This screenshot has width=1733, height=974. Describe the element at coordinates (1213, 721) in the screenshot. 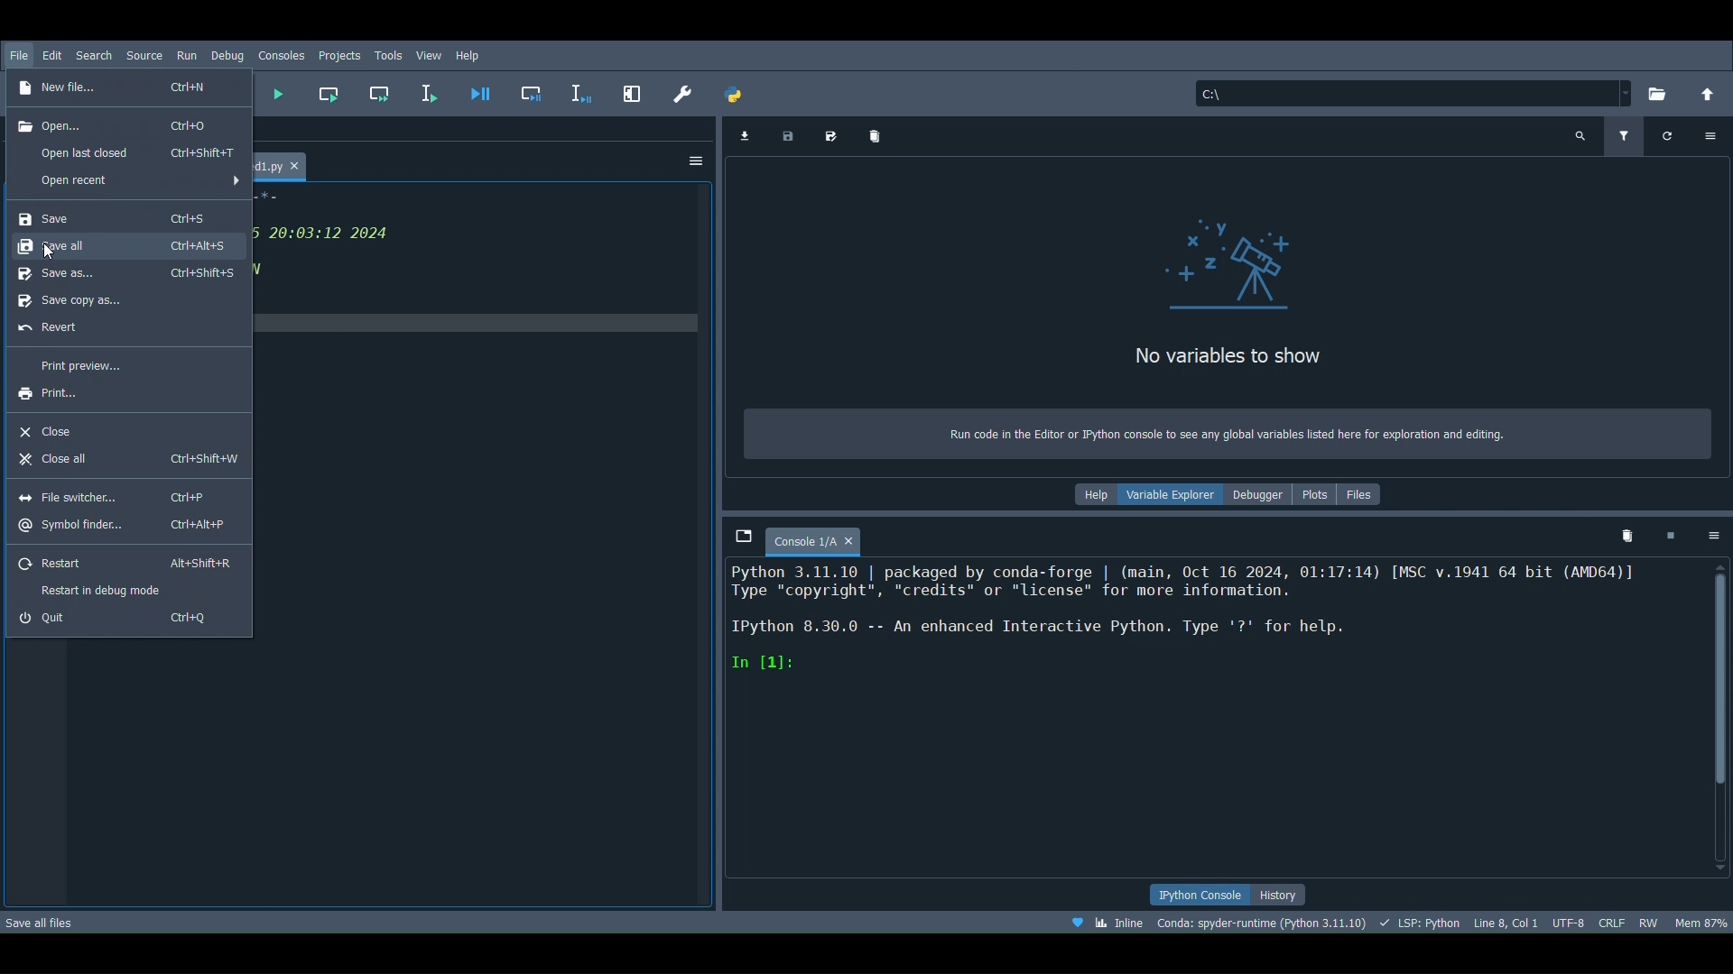

I see `Console` at that location.